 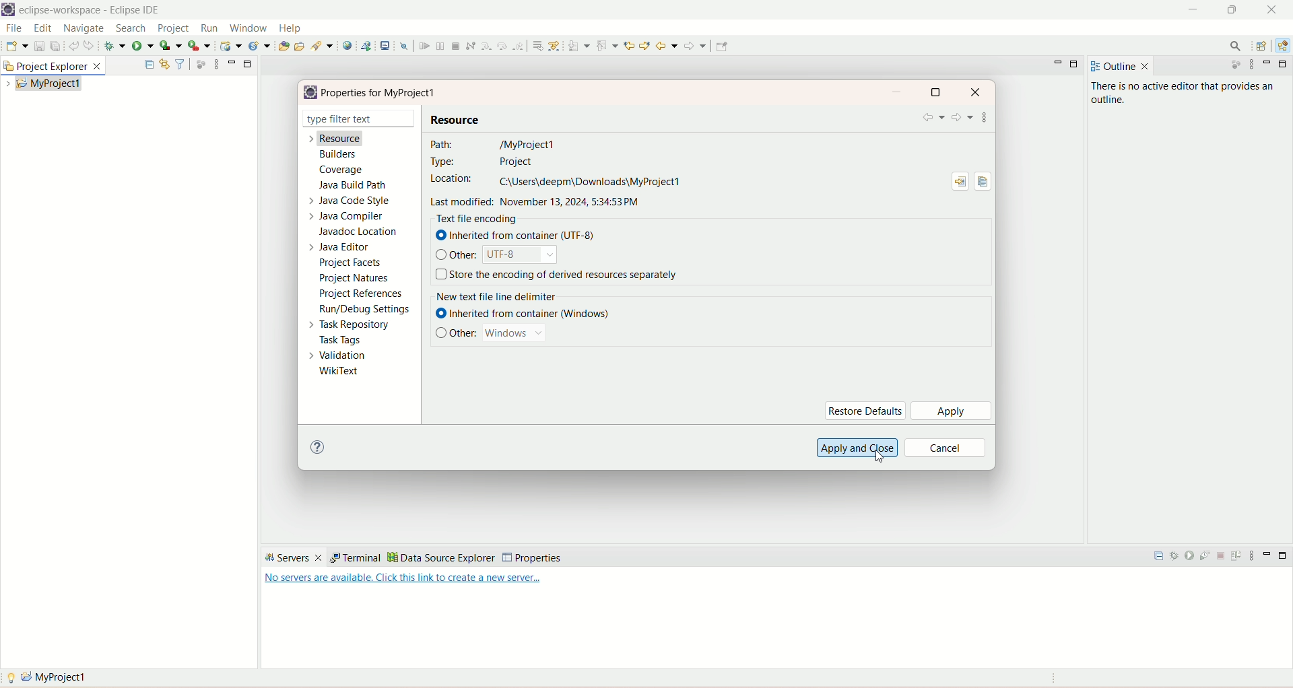 What do you see at coordinates (514, 334) in the screenshot?
I see `windows` at bounding box center [514, 334].